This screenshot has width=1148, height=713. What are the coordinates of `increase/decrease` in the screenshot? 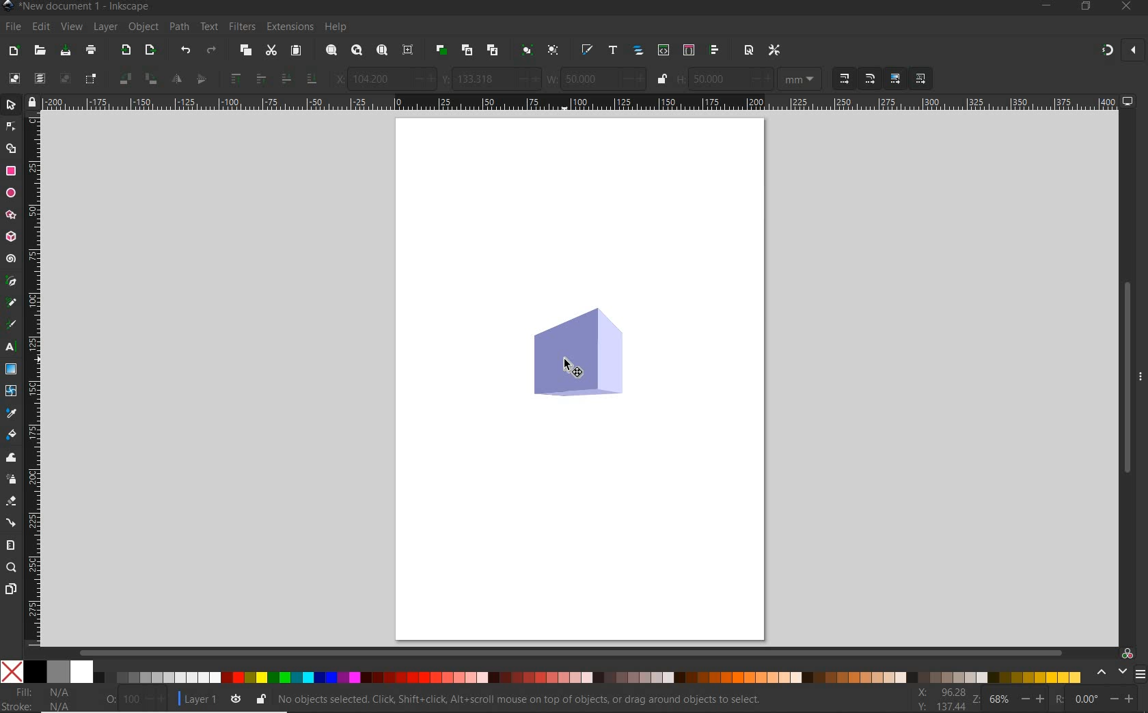 It's located at (633, 79).